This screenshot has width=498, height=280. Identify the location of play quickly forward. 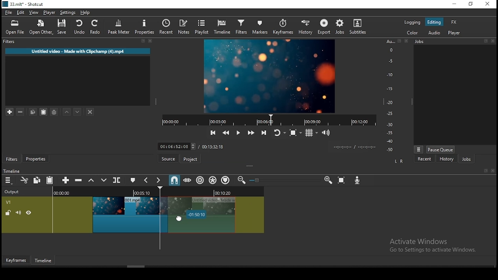
(249, 131).